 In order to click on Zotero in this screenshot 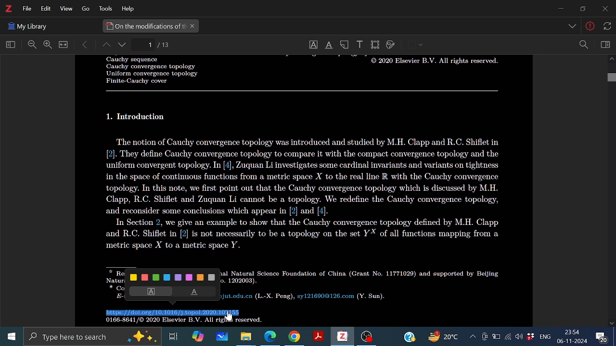, I will do `click(8, 9)`.